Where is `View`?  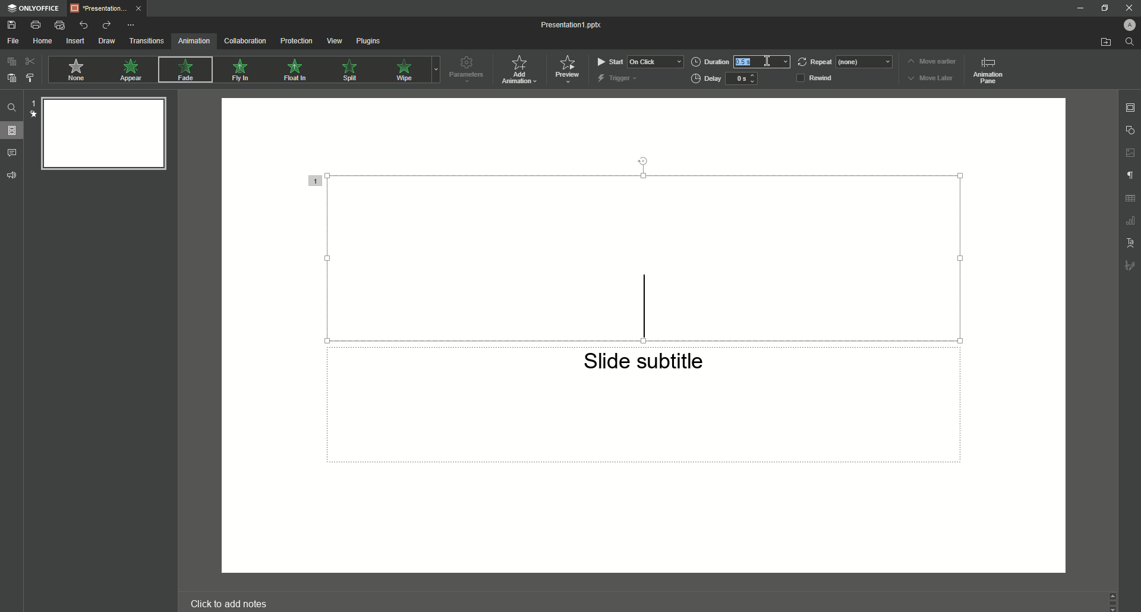 View is located at coordinates (334, 40).